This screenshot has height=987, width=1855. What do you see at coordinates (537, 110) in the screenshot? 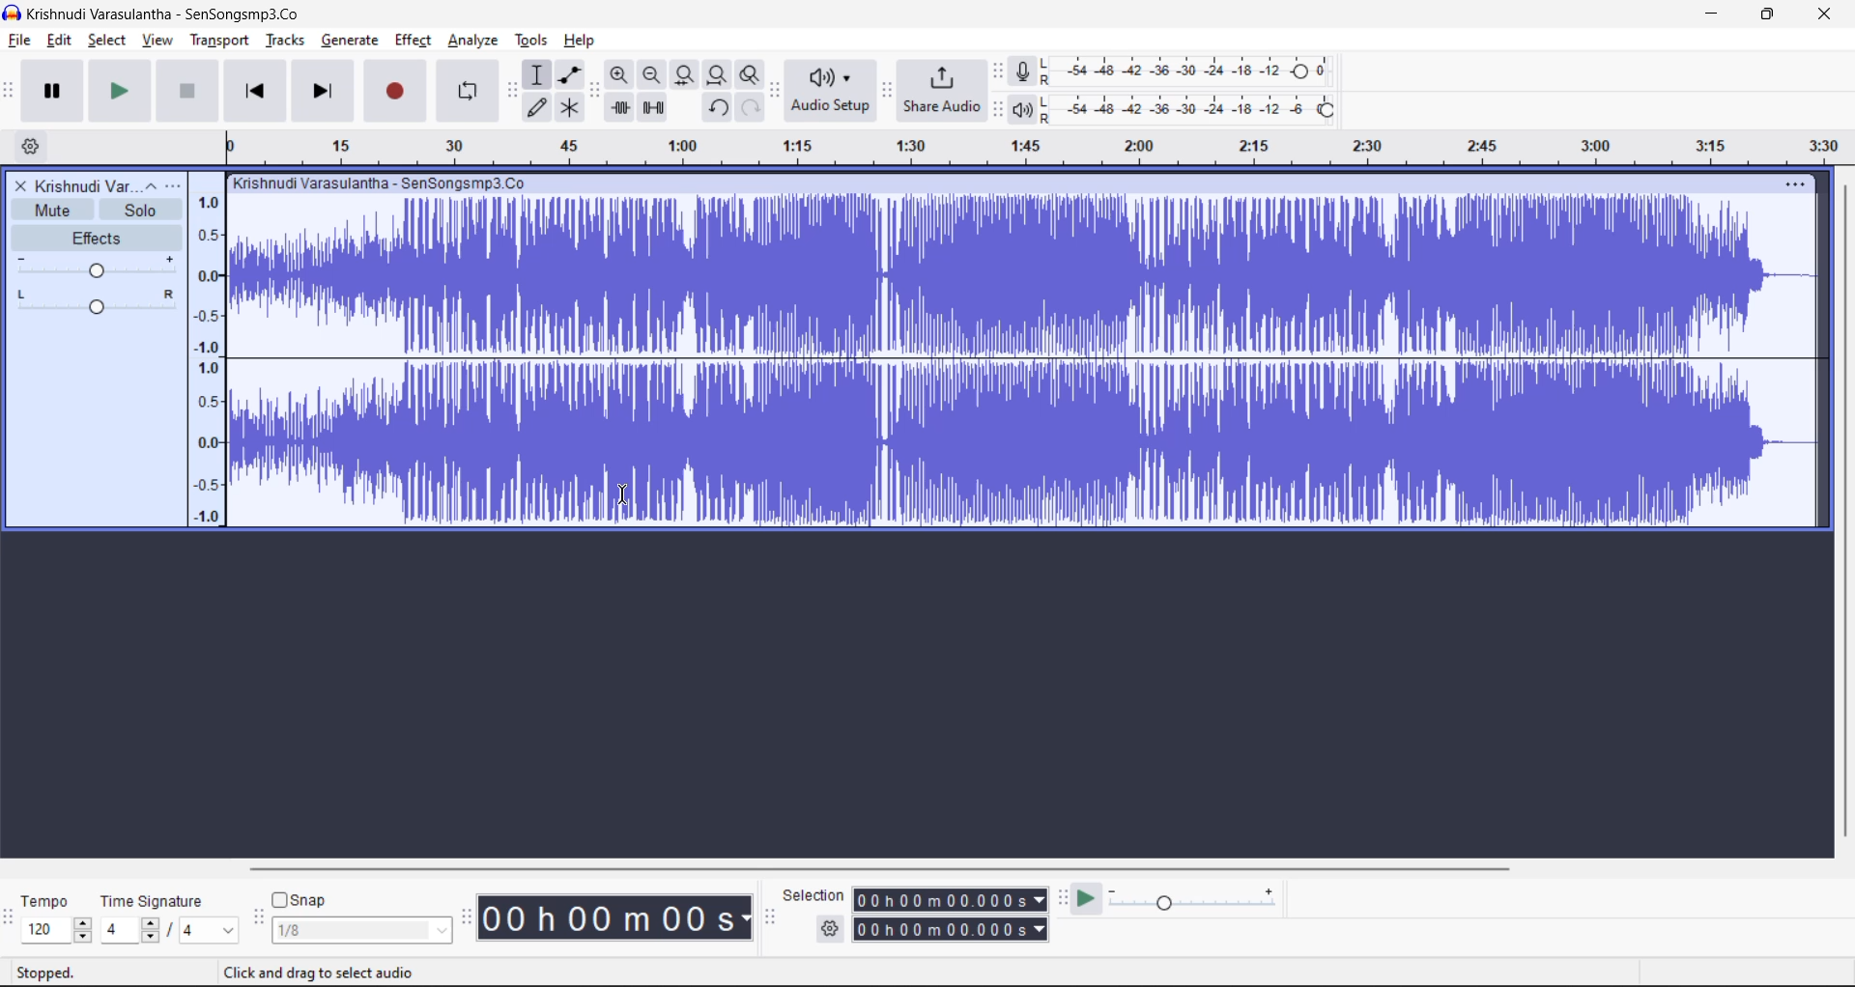
I see `draw tool` at bounding box center [537, 110].